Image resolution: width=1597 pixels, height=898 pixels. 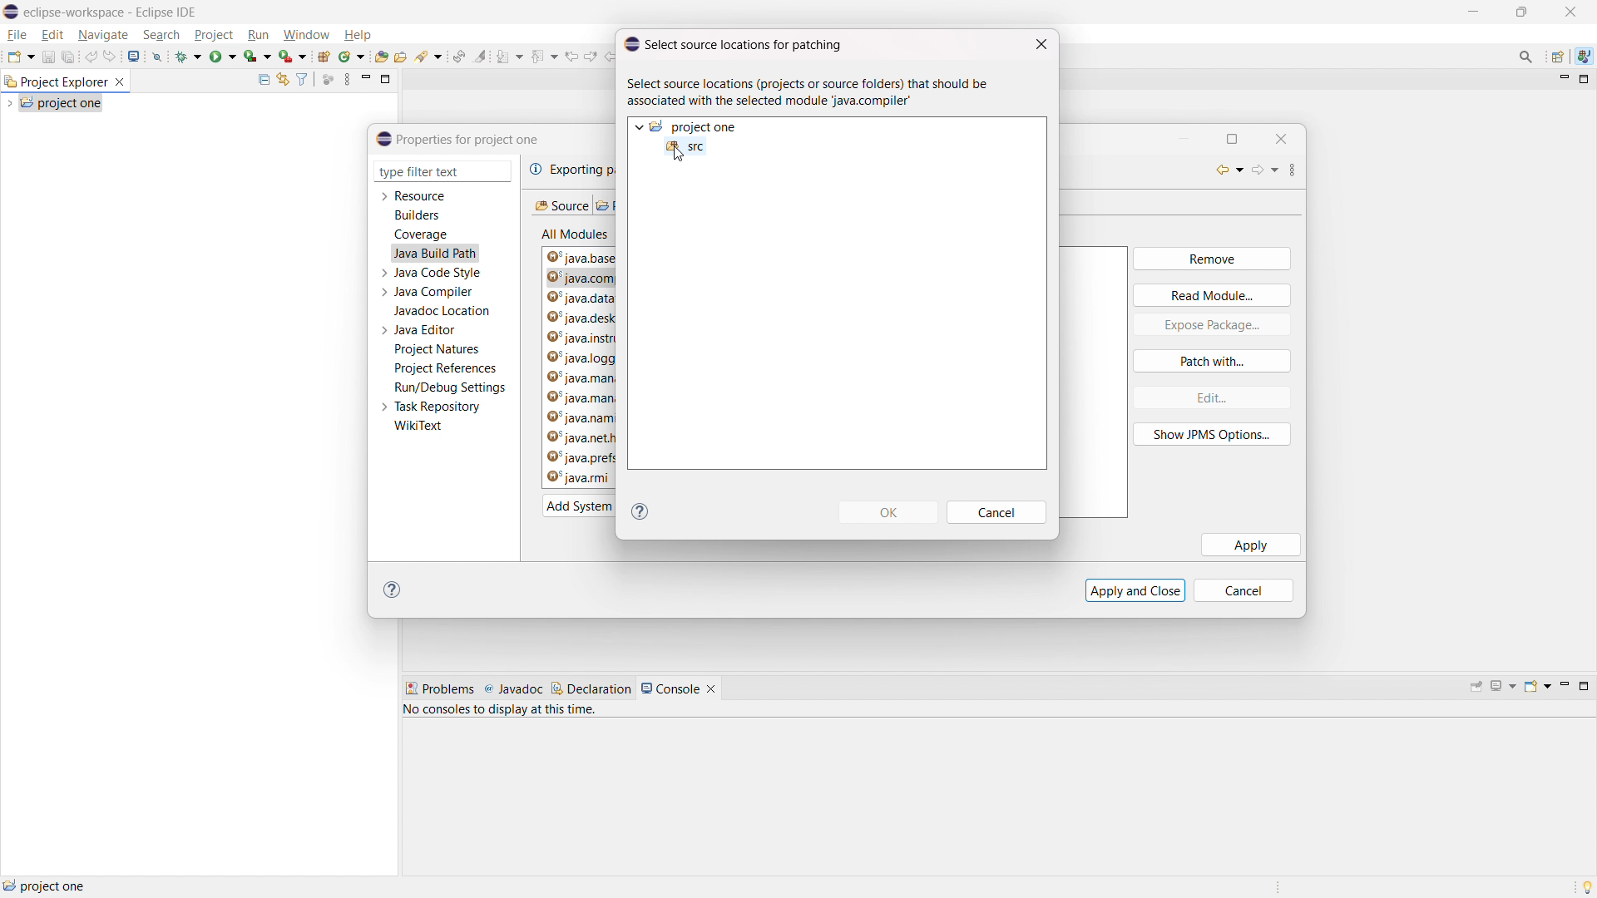 What do you see at coordinates (1212, 361) in the screenshot?
I see `patch with` at bounding box center [1212, 361].